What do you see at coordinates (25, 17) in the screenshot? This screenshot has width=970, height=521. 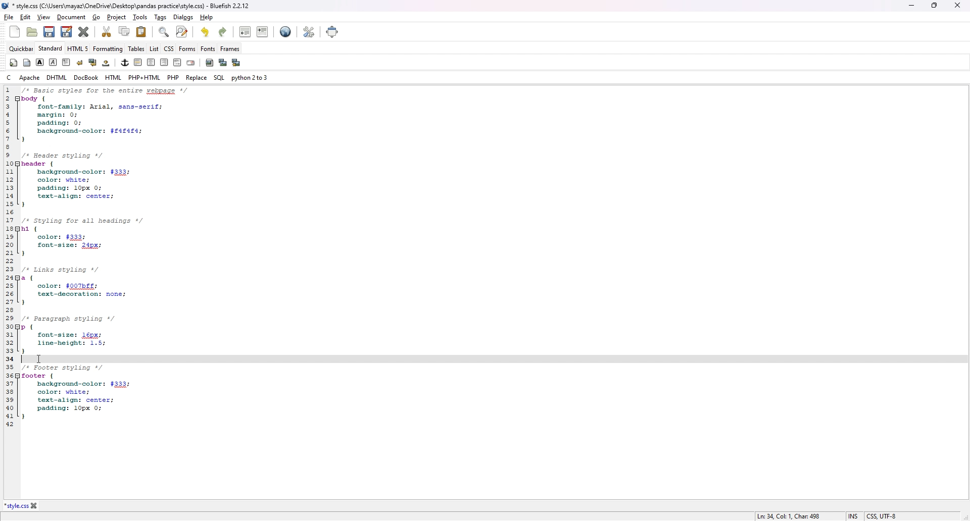 I see `edit` at bounding box center [25, 17].